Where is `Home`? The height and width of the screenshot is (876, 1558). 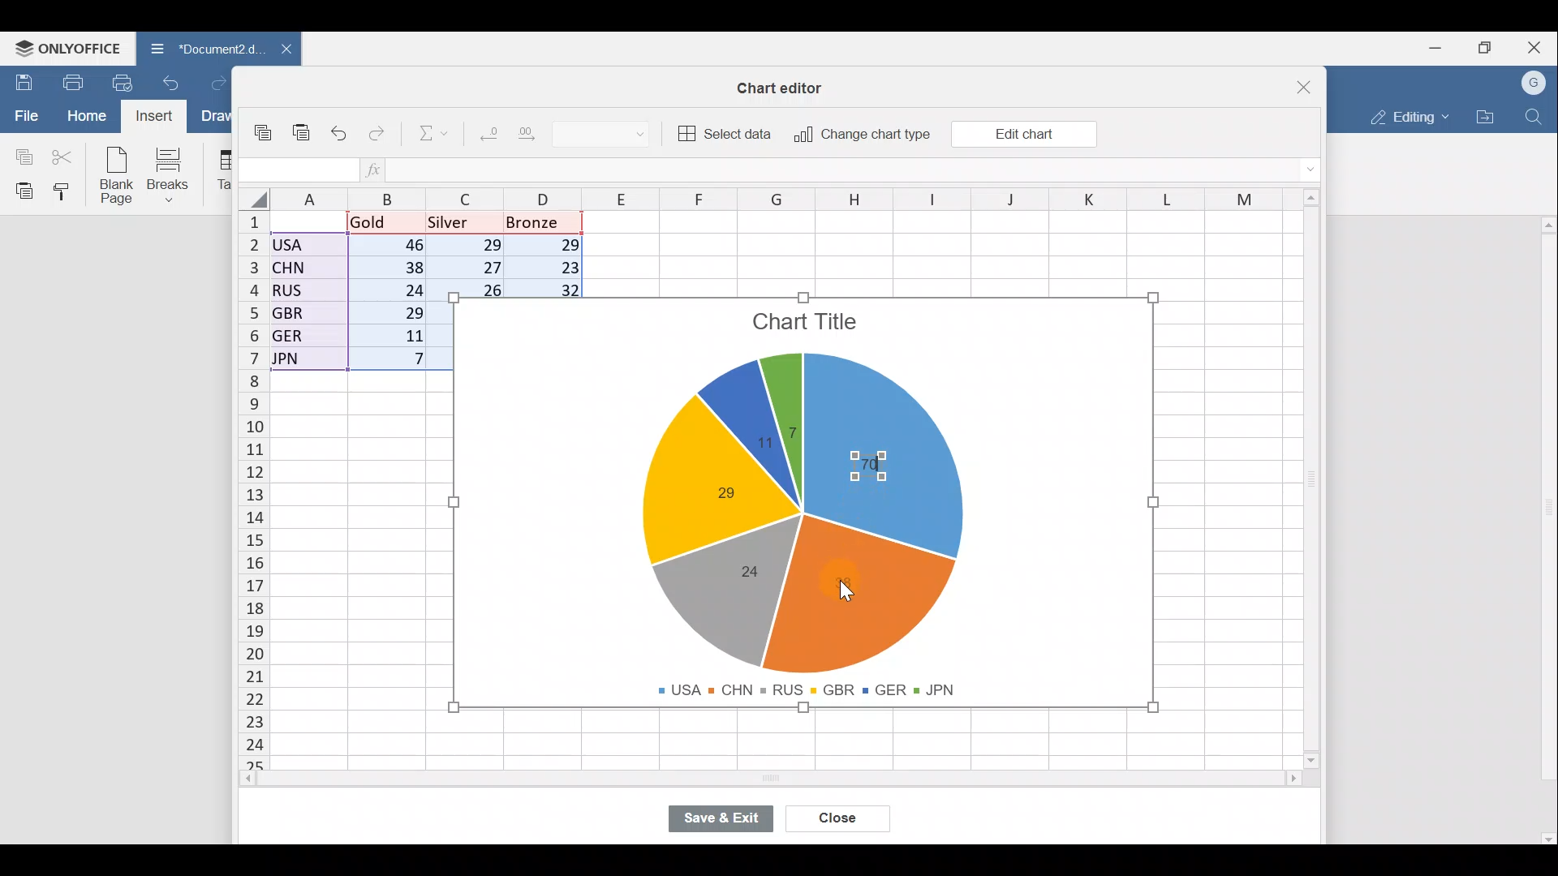
Home is located at coordinates (86, 116).